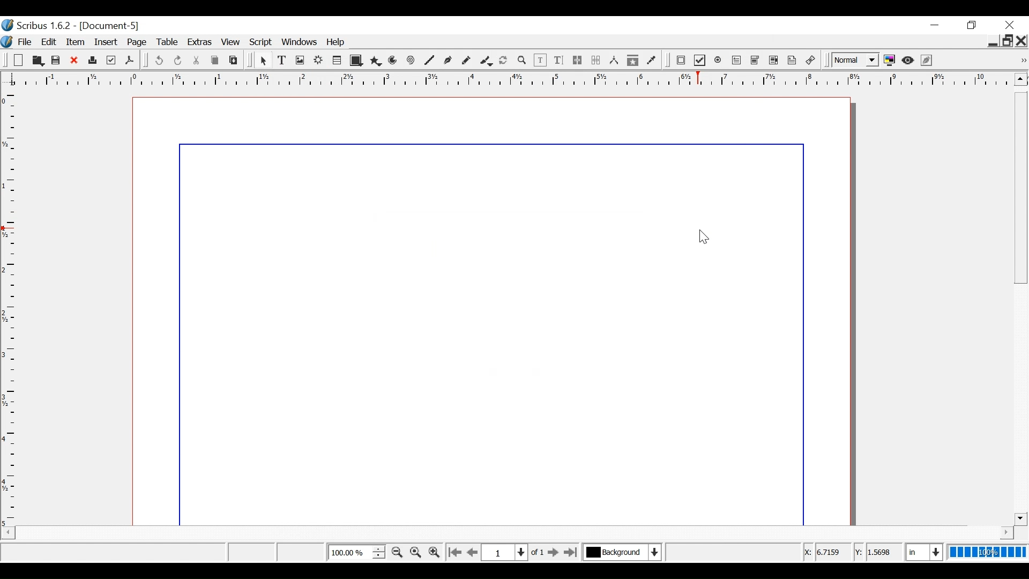 This screenshot has height=579, width=1029. Describe the element at coordinates (36, 61) in the screenshot. I see `Open` at that location.